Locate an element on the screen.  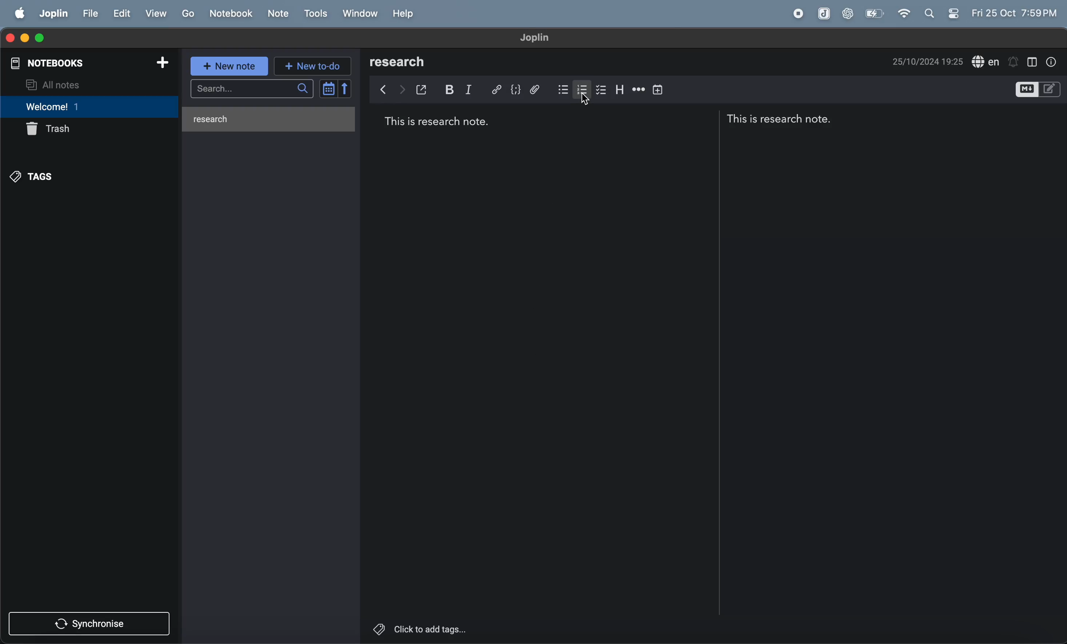
Search bar is located at coordinates (252, 88).